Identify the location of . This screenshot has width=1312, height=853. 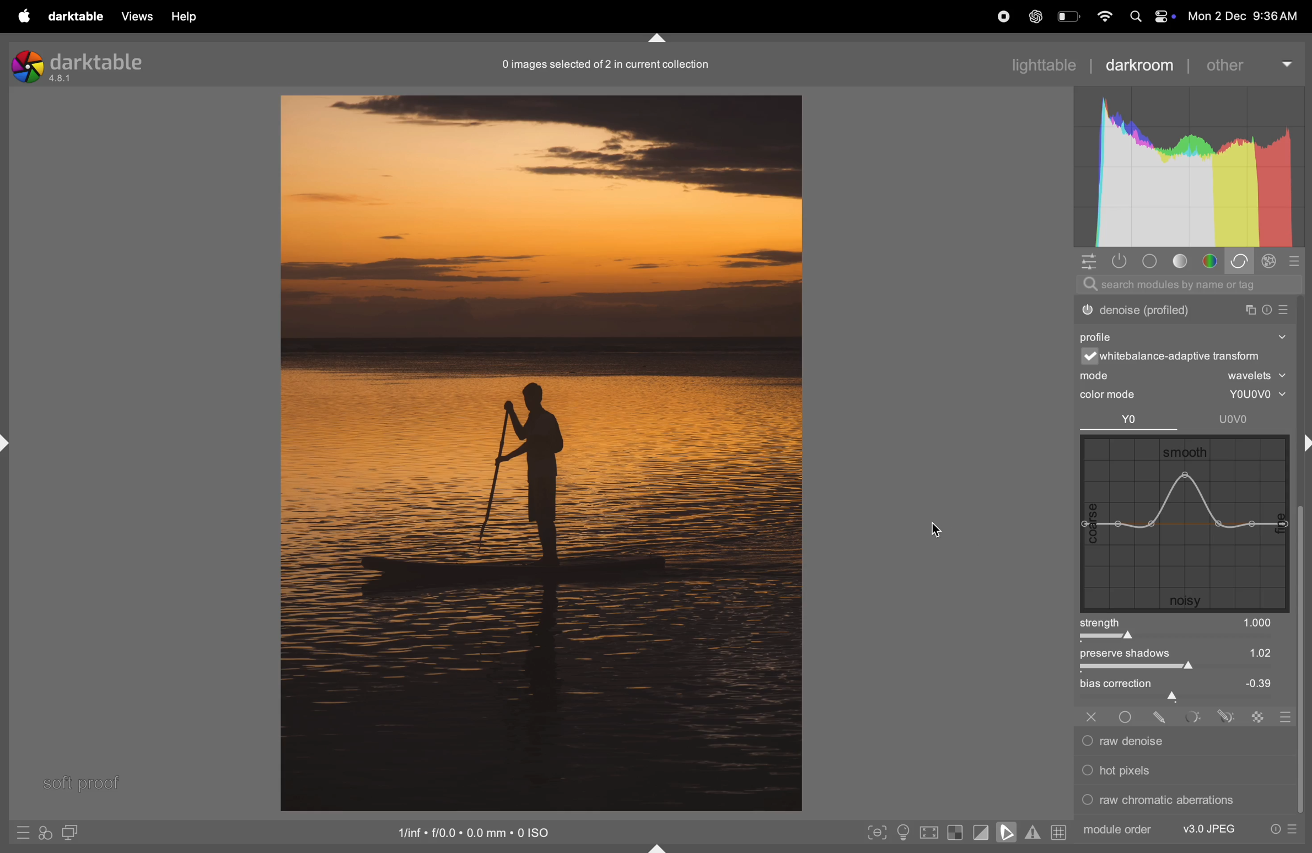
(1161, 715).